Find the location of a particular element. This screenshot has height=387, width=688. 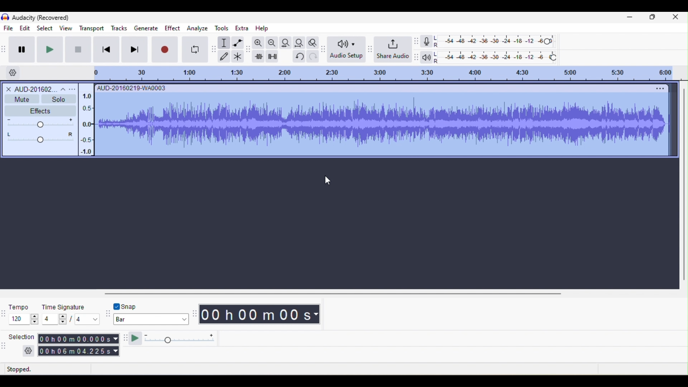

Level is located at coordinates (41, 131).